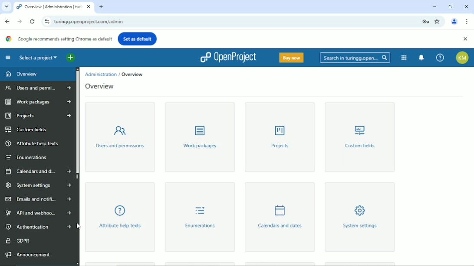  I want to click on Select a project, so click(38, 58).